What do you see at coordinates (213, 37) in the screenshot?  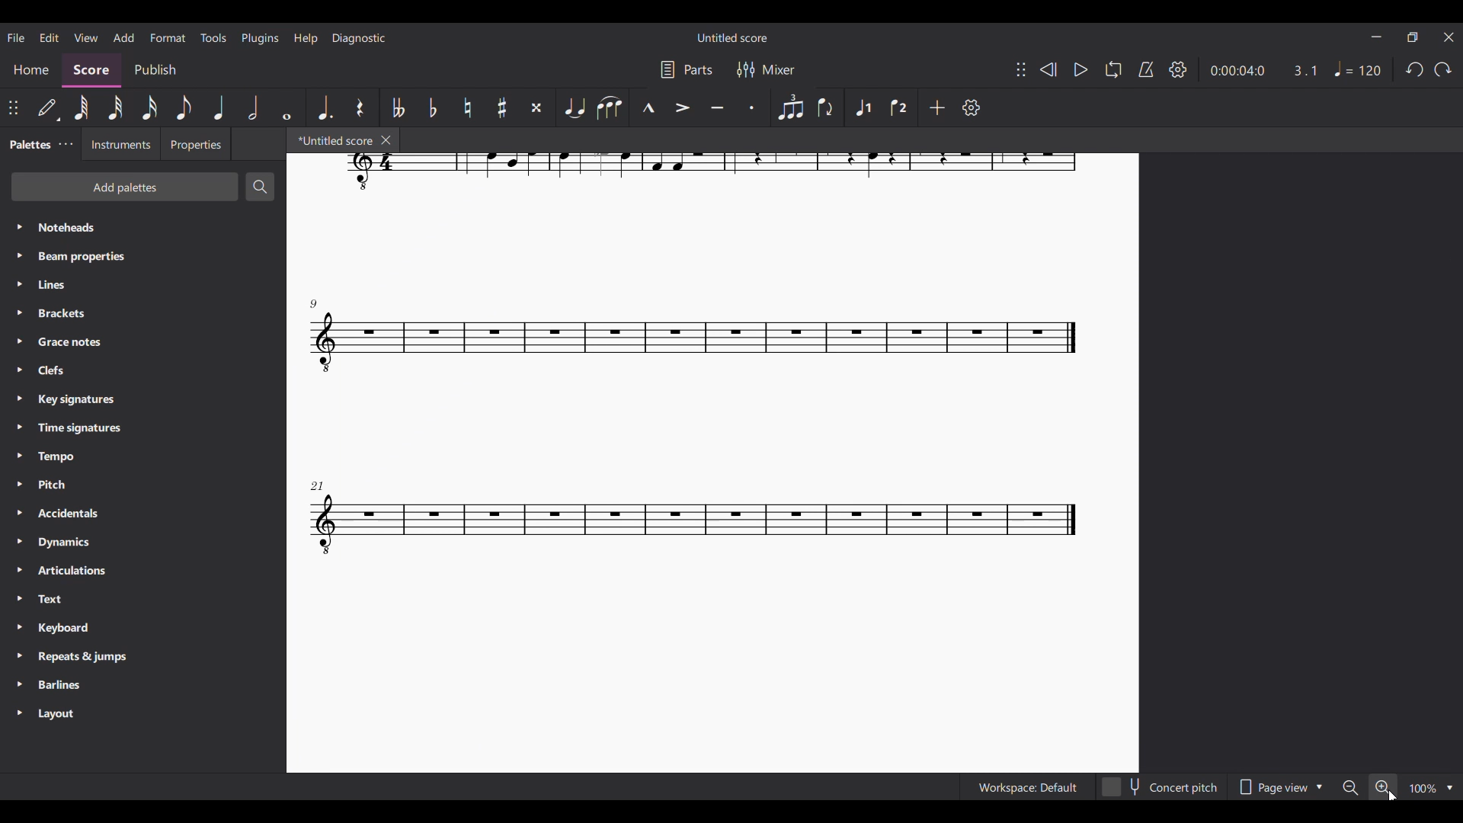 I see `Tools menu` at bounding box center [213, 37].